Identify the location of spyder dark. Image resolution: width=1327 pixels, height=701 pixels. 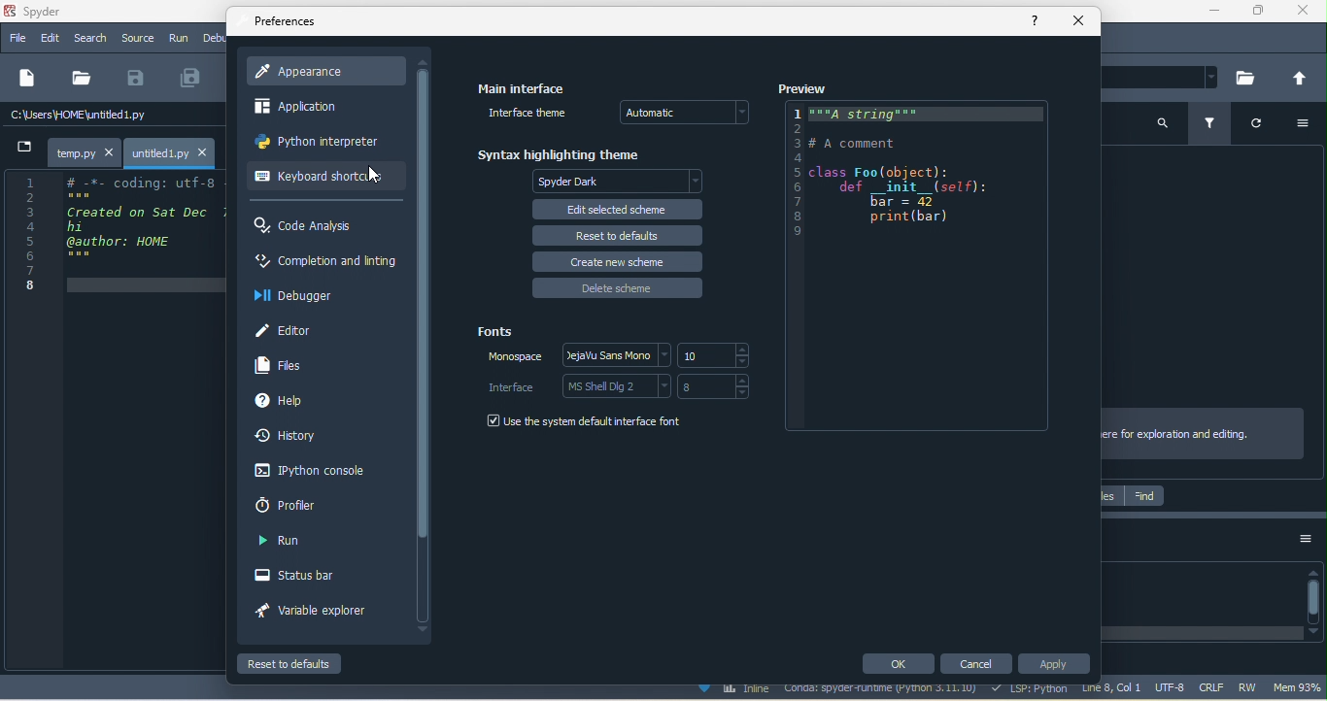
(621, 182).